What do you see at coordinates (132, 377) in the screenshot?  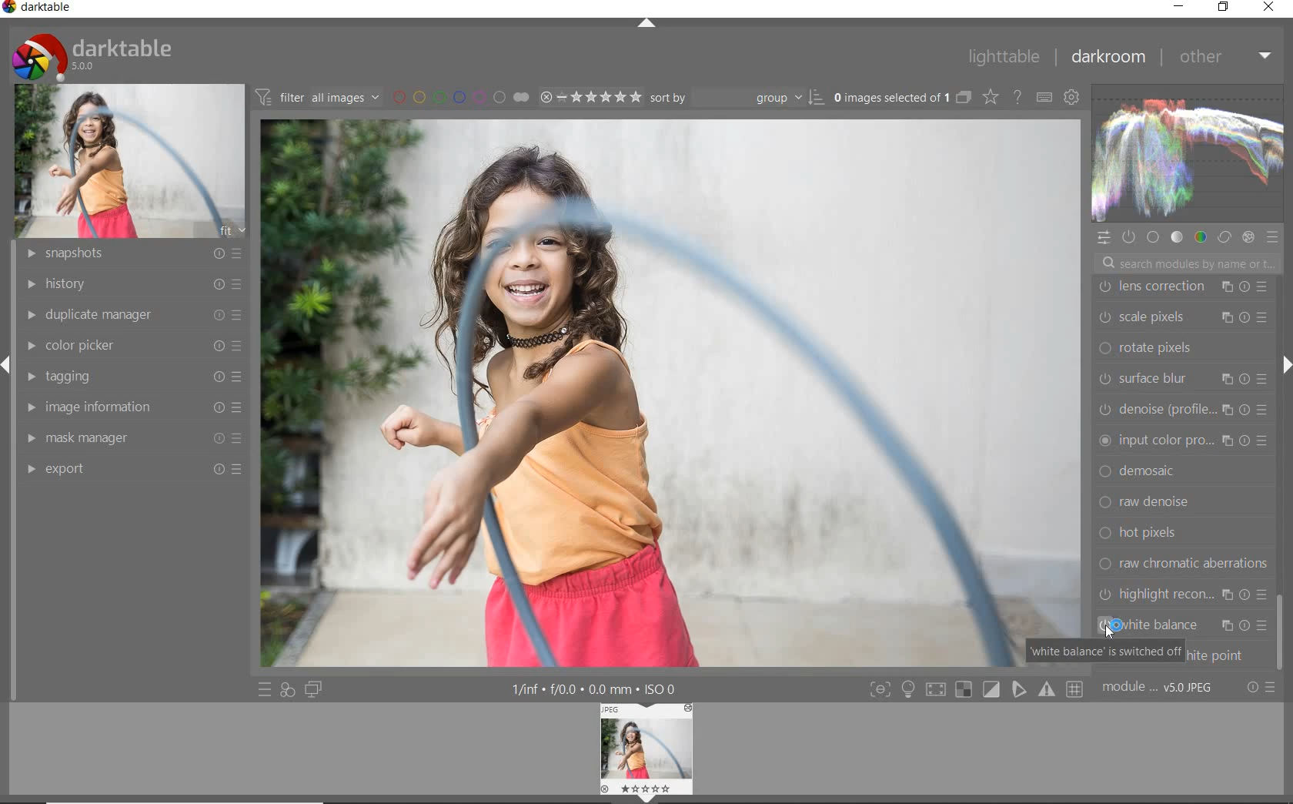 I see `tagging` at bounding box center [132, 377].